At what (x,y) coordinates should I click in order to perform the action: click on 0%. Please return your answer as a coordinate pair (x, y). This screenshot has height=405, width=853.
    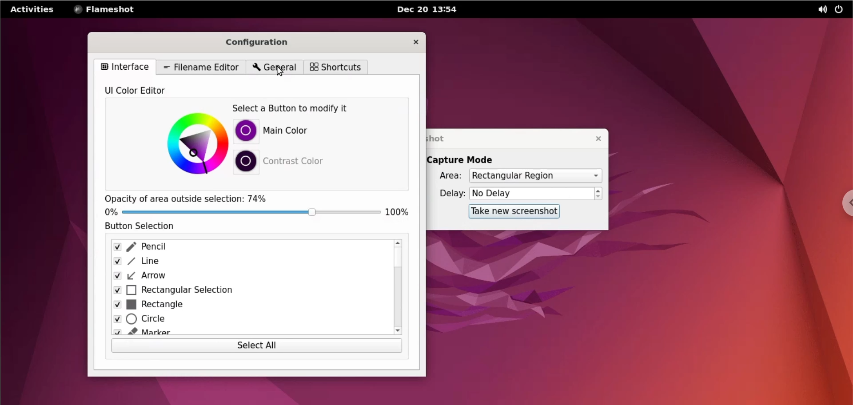
    Looking at the image, I should click on (110, 212).